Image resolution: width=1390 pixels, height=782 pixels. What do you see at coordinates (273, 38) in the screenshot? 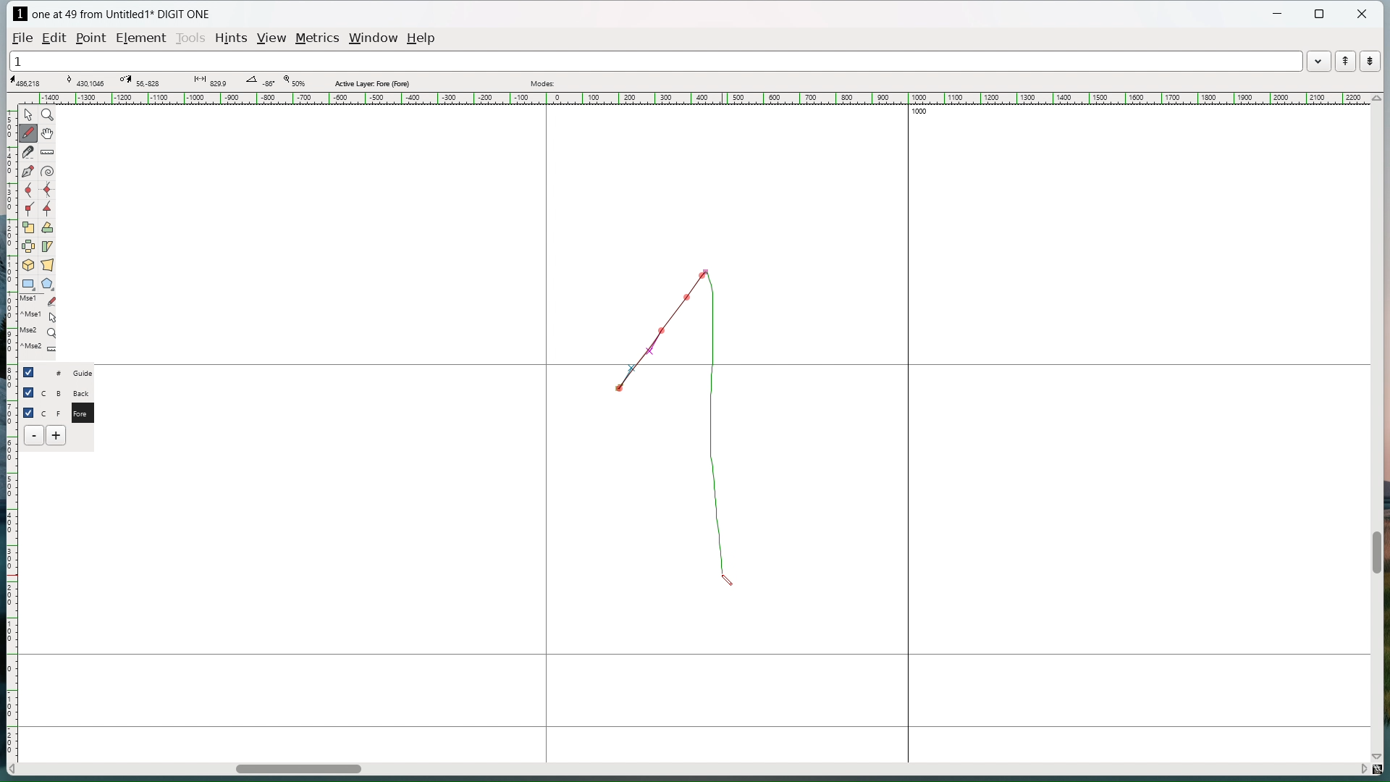
I see `view` at bounding box center [273, 38].